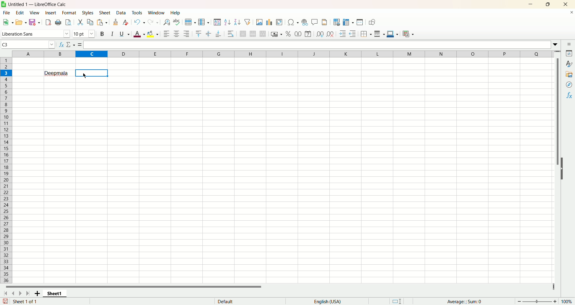 The image size is (575, 305). Describe the element at coordinates (228, 22) in the screenshot. I see `Sort ascending` at that location.